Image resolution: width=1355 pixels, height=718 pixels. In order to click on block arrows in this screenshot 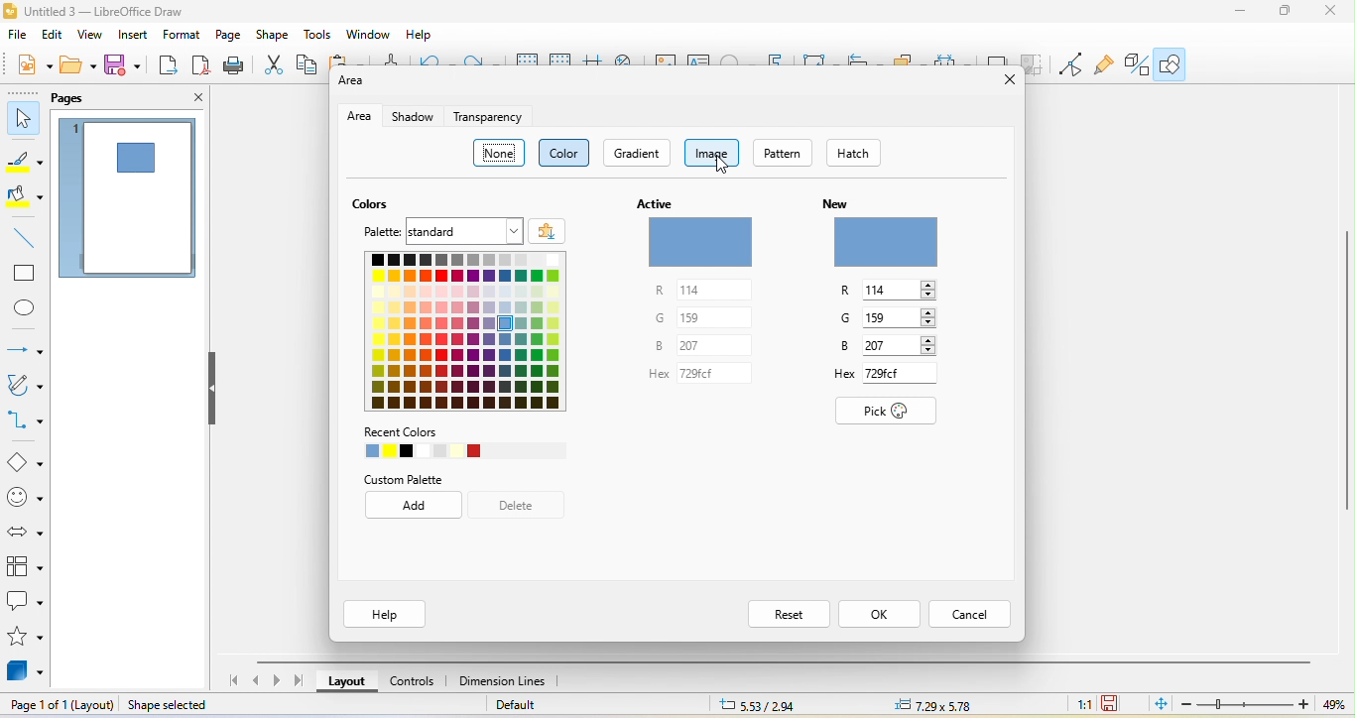, I will do `click(24, 527)`.